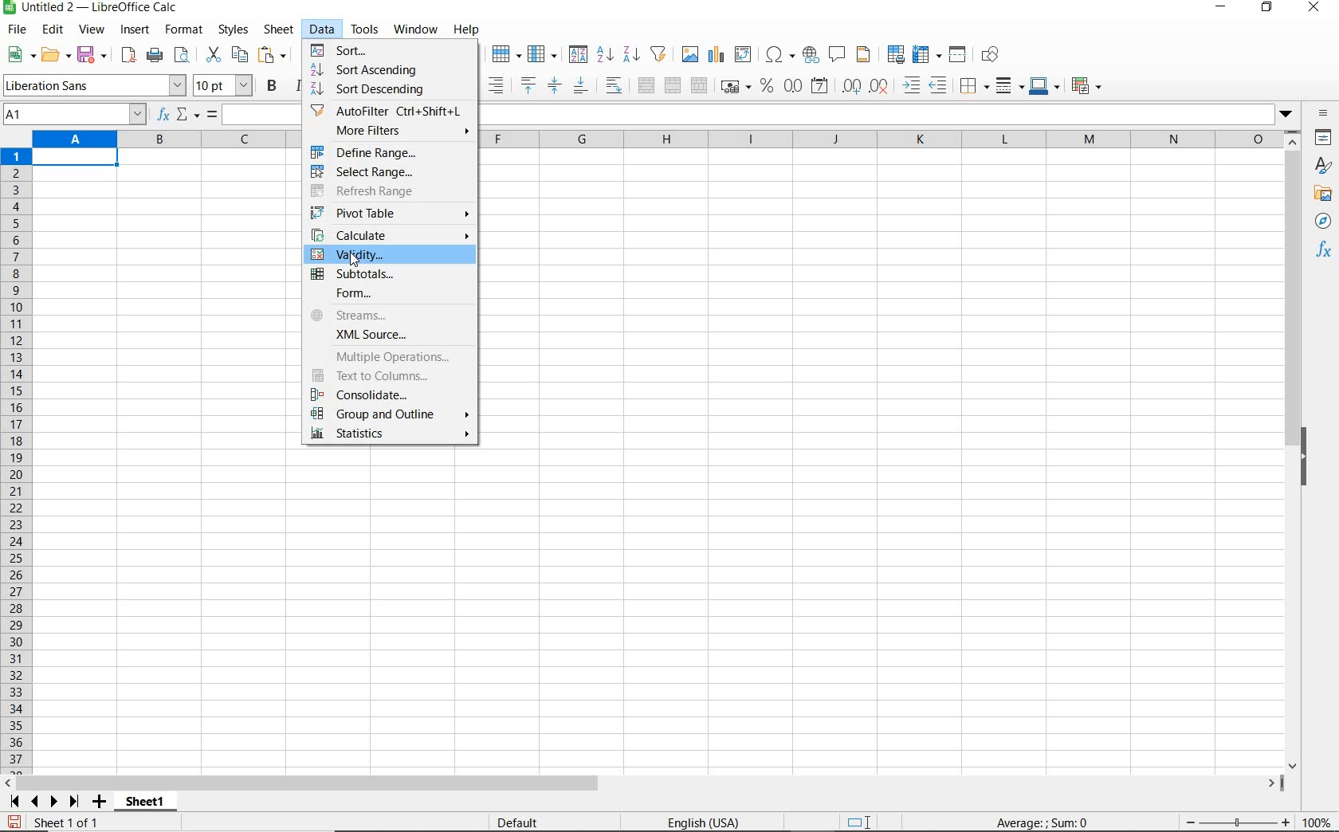  Describe the element at coordinates (394, 131) in the screenshot. I see `more filters` at that location.